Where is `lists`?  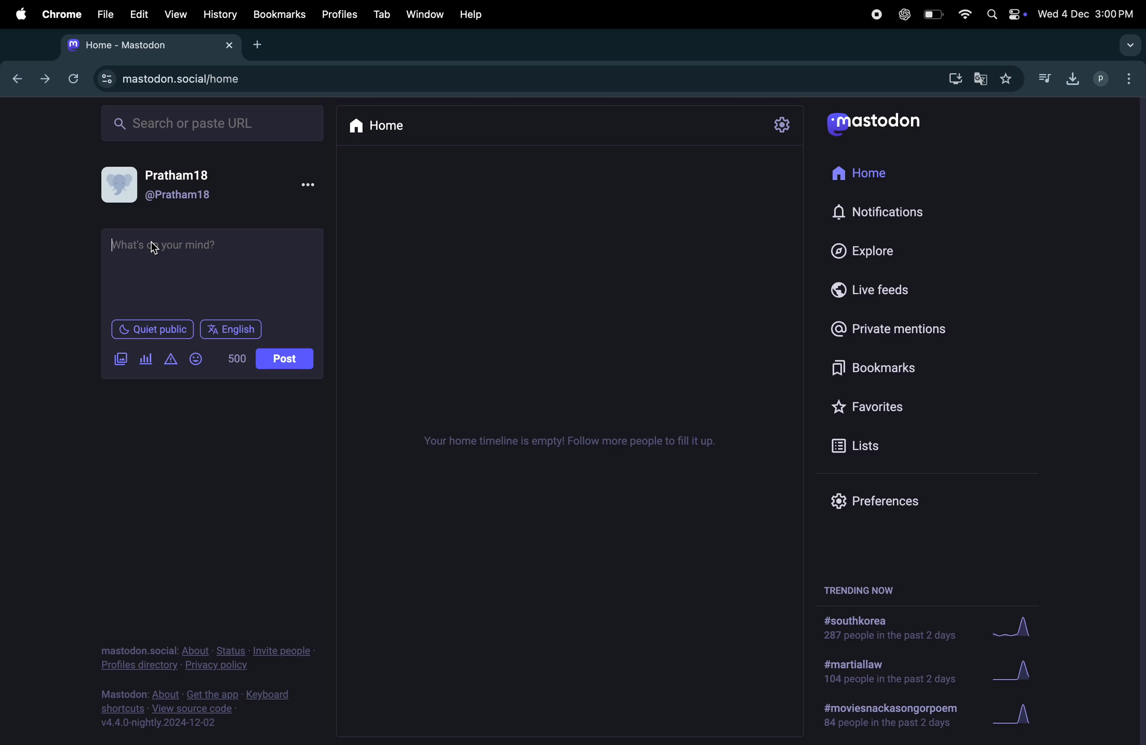
lists is located at coordinates (864, 444).